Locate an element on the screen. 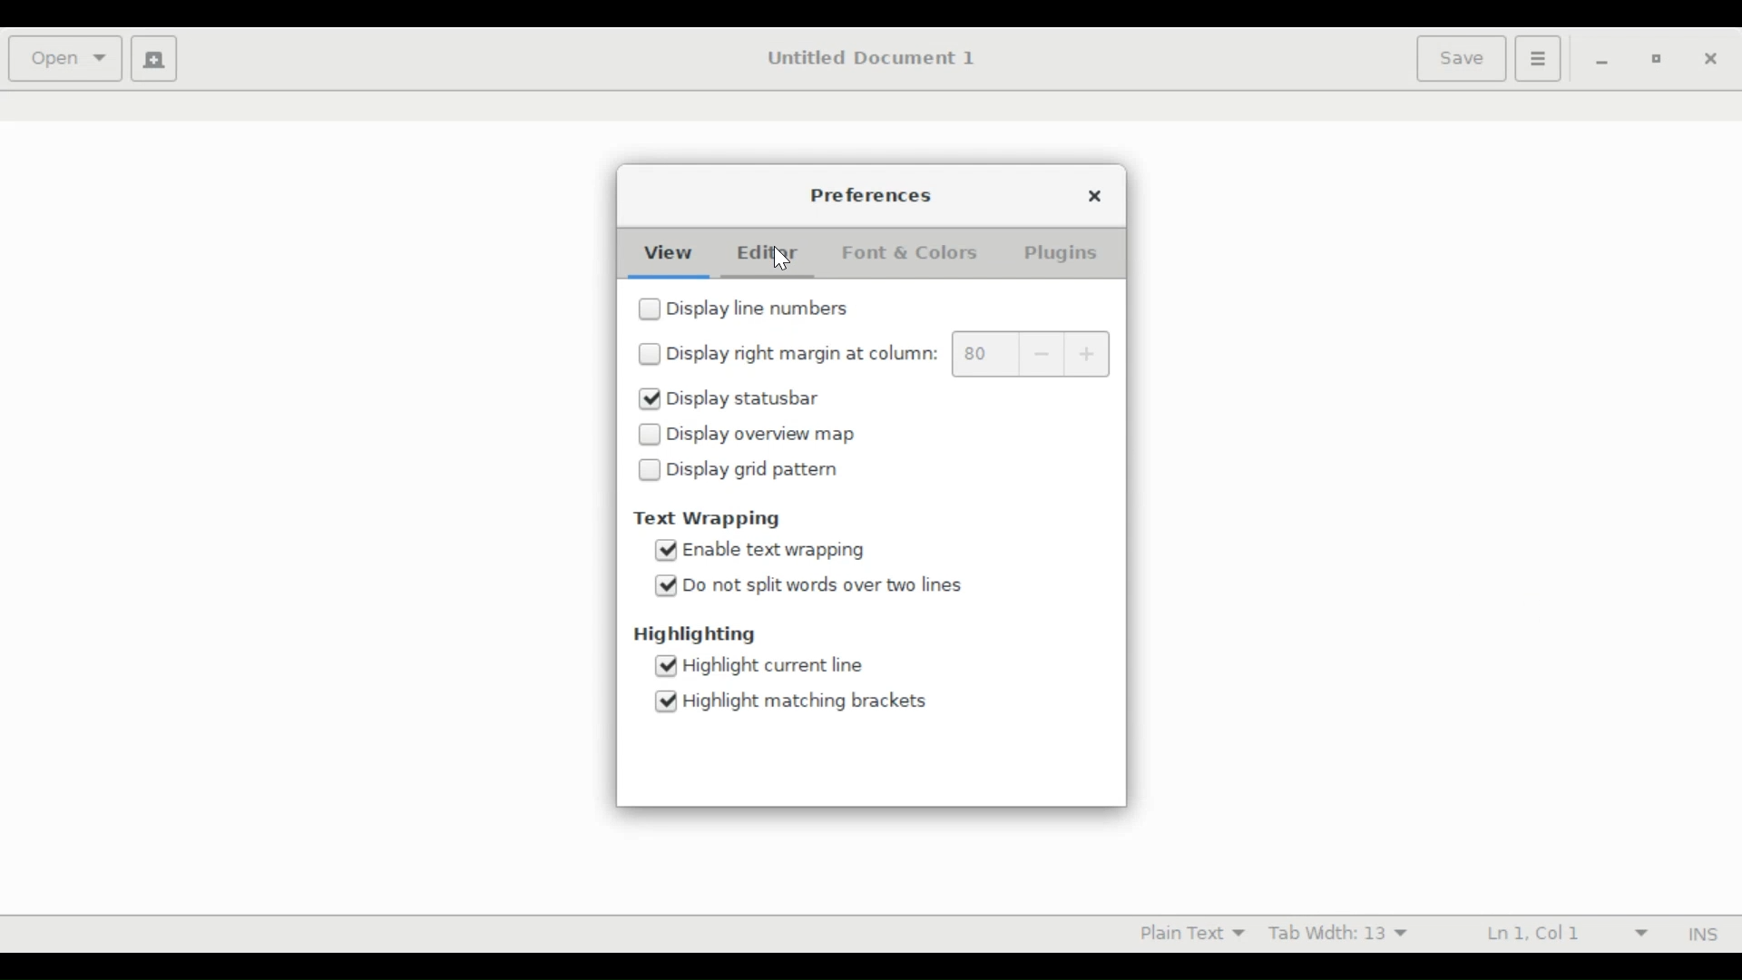  Selected is located at coordinates (666, 667).